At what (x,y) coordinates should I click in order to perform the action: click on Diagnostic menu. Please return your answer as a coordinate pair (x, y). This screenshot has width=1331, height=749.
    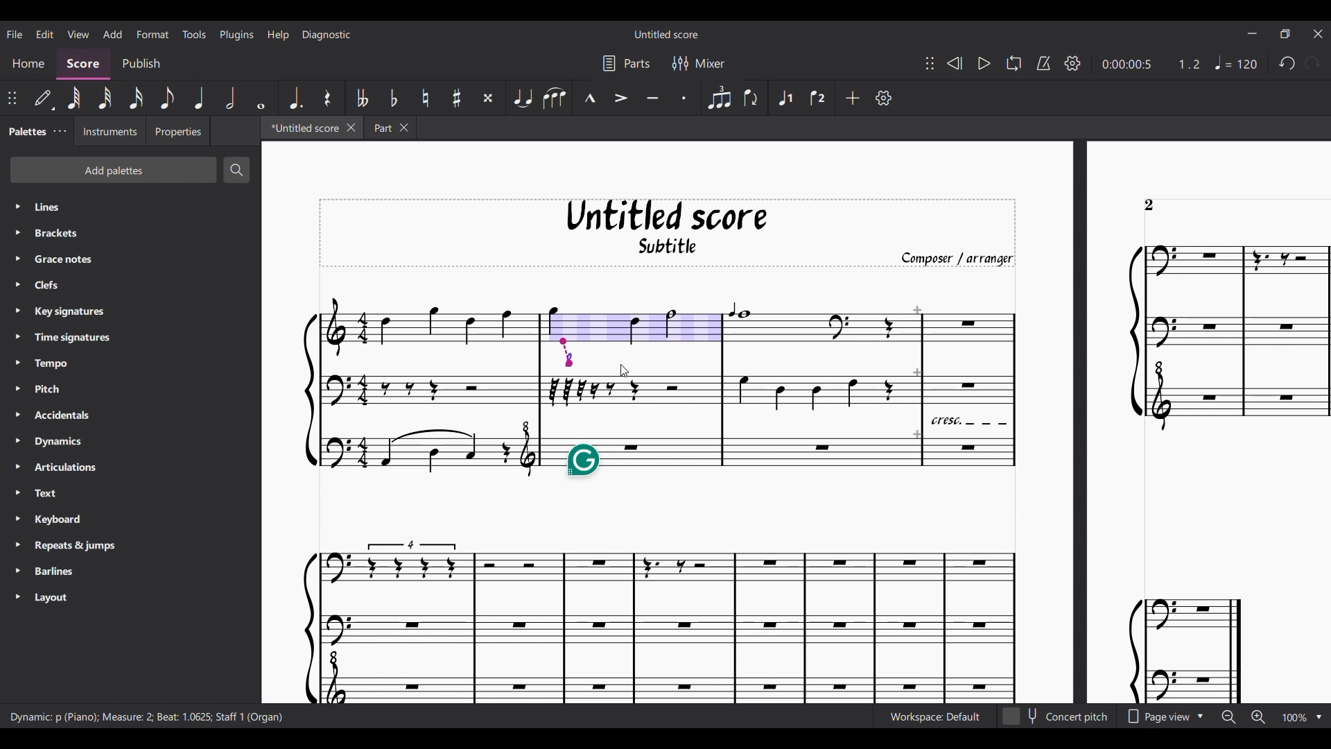
    Looking at the image, I should click on (327, 35).